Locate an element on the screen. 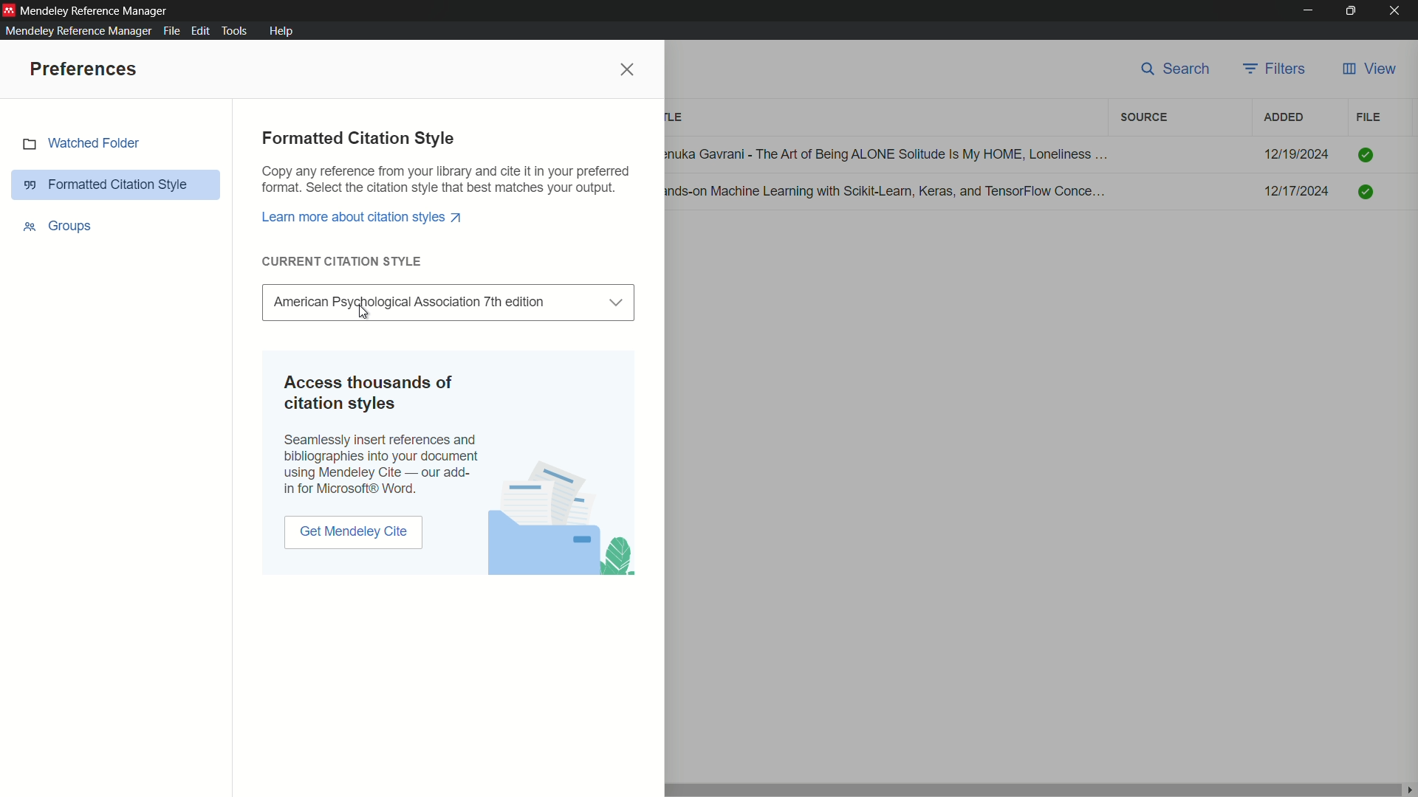  help menu is located at coordinates (281, 30).